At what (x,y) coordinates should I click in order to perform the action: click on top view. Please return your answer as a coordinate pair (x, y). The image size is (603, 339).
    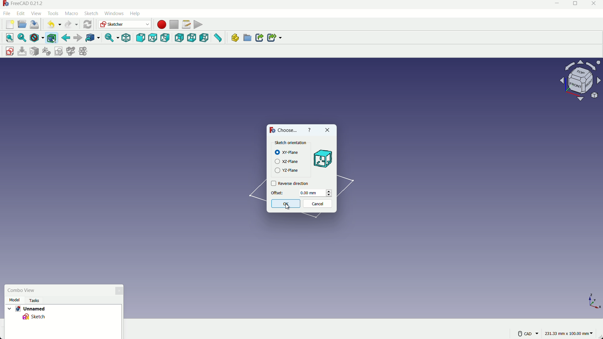
    Looking at the image, I should click on (152, 38).